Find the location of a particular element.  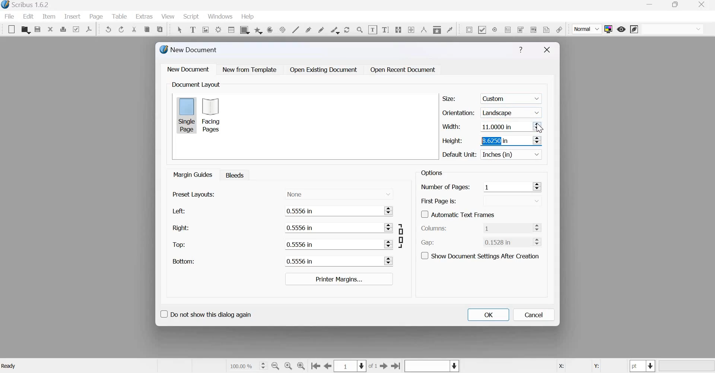

Default Unit:  is located at coordinates (460, 155).